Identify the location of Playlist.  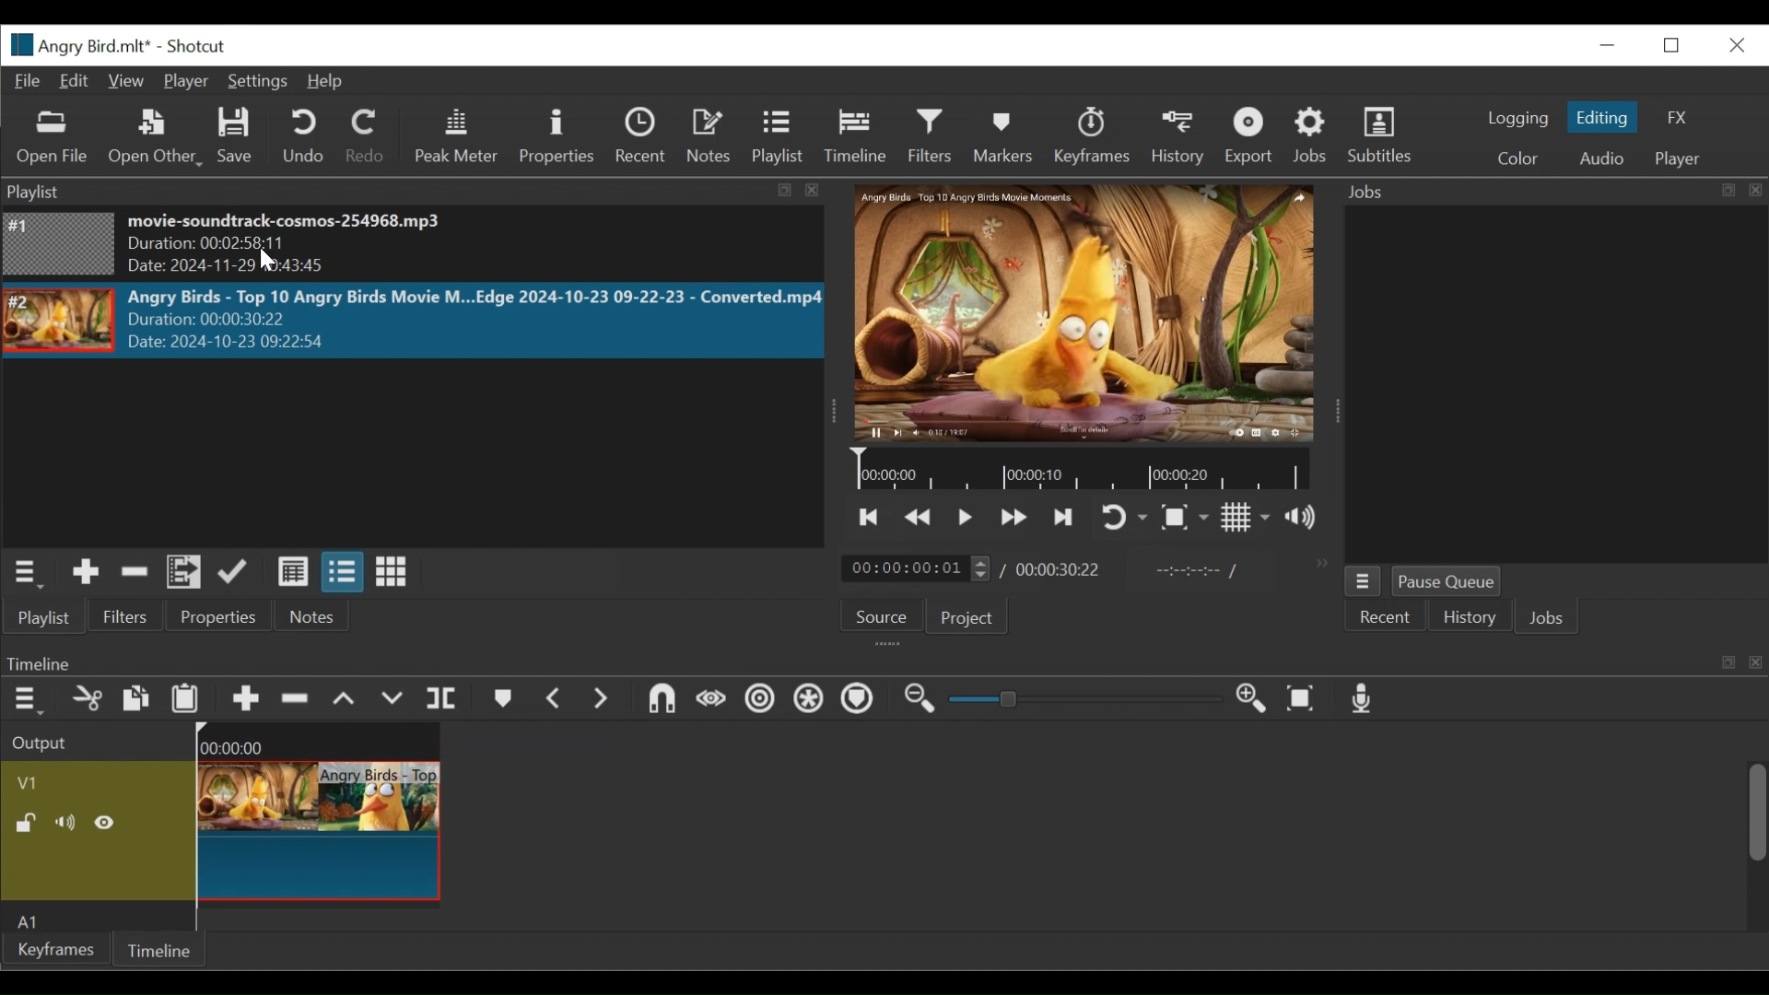
(51, 616).